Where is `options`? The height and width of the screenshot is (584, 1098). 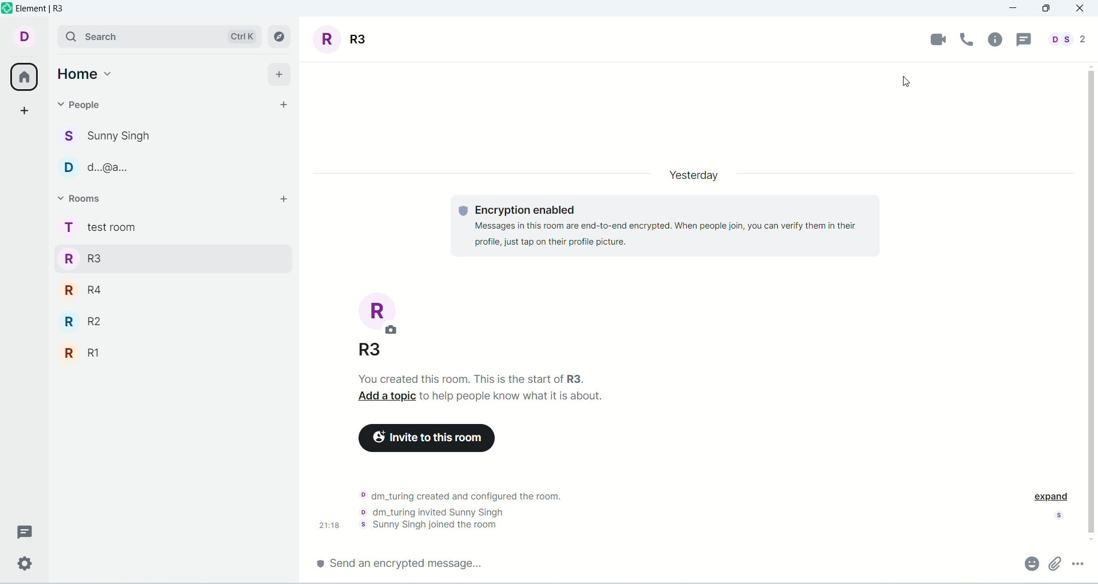
options is located at coordinates (1077, 562).